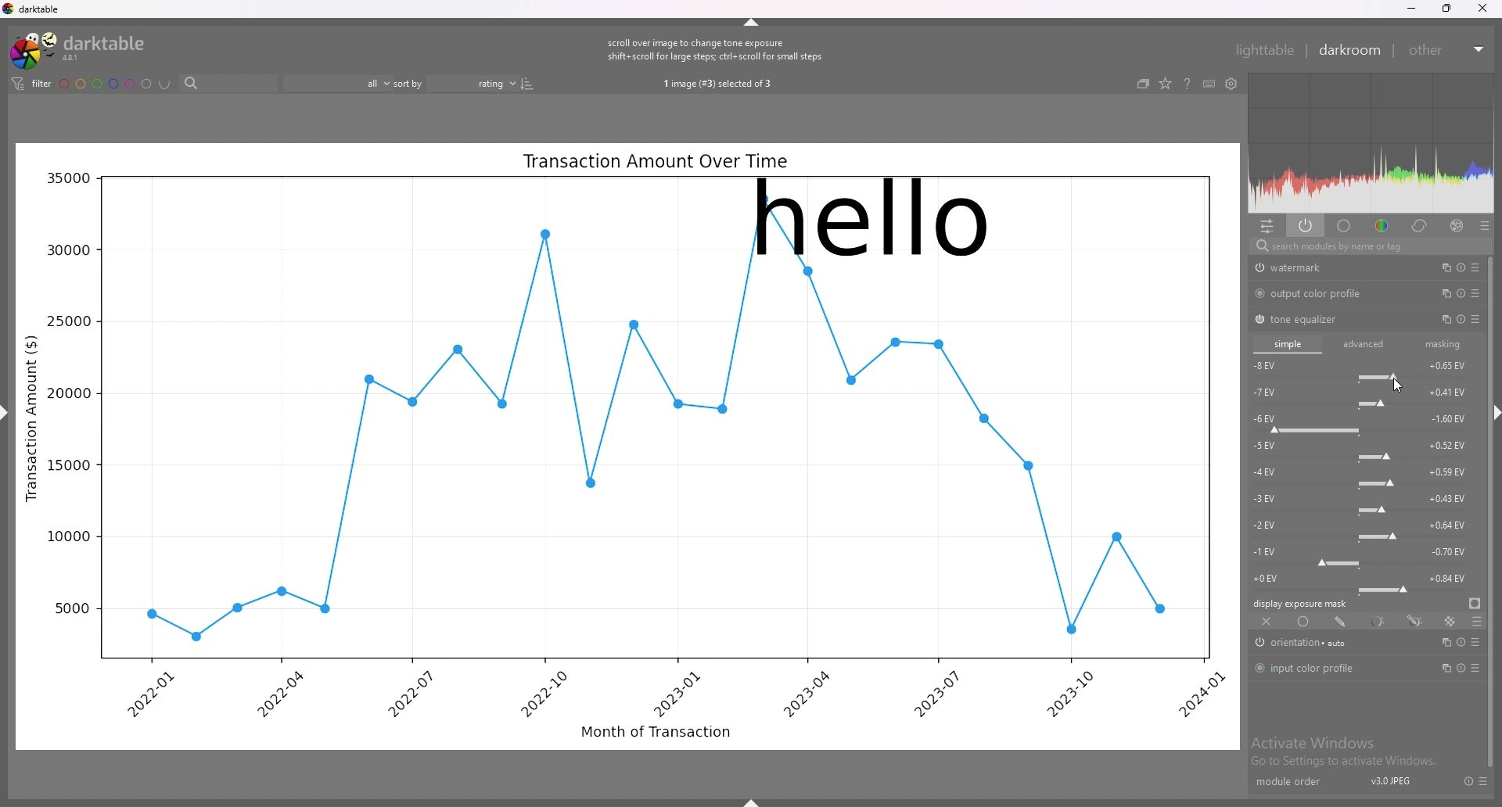  I want to click on help, so click(1186, 84).